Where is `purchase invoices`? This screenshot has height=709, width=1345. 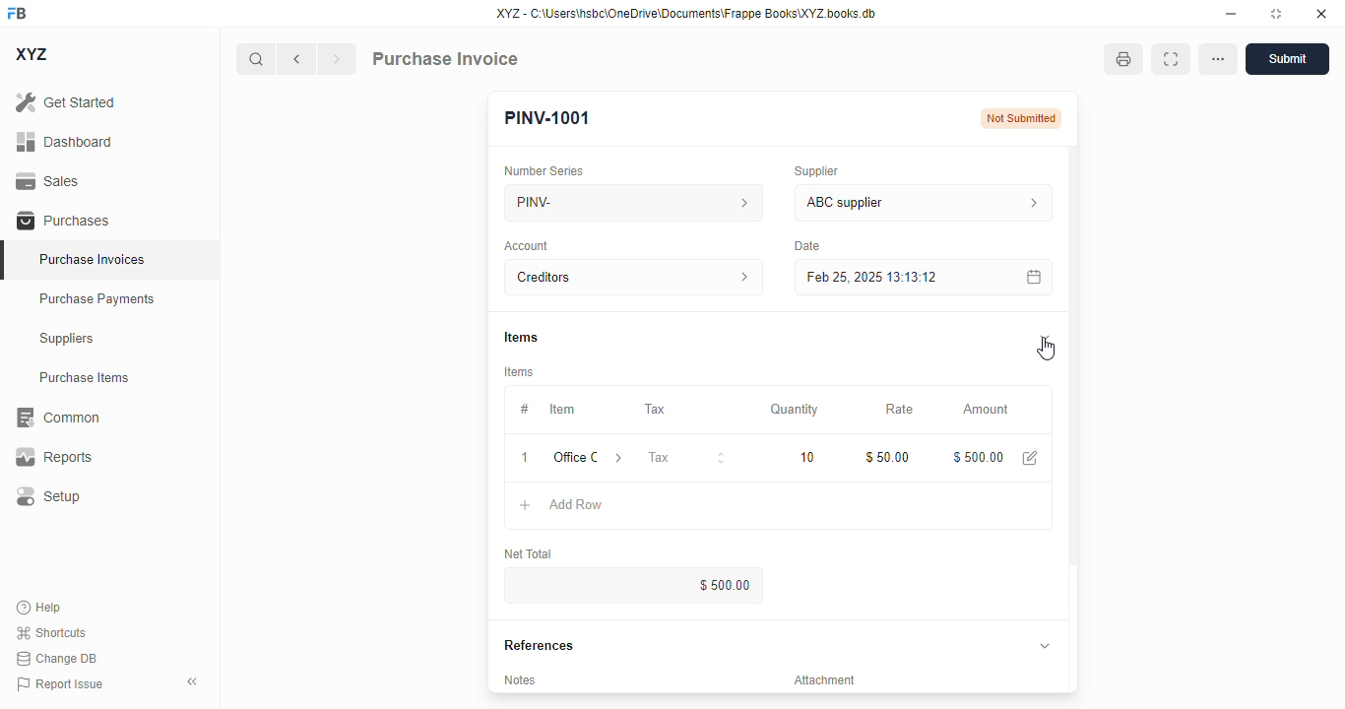
purchase invoices is located at coordinates (95, 259).